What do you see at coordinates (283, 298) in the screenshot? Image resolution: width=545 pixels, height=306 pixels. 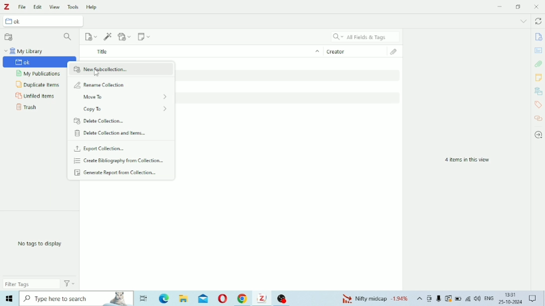 I see `OBS Studio` at bounding box center [283, 298].